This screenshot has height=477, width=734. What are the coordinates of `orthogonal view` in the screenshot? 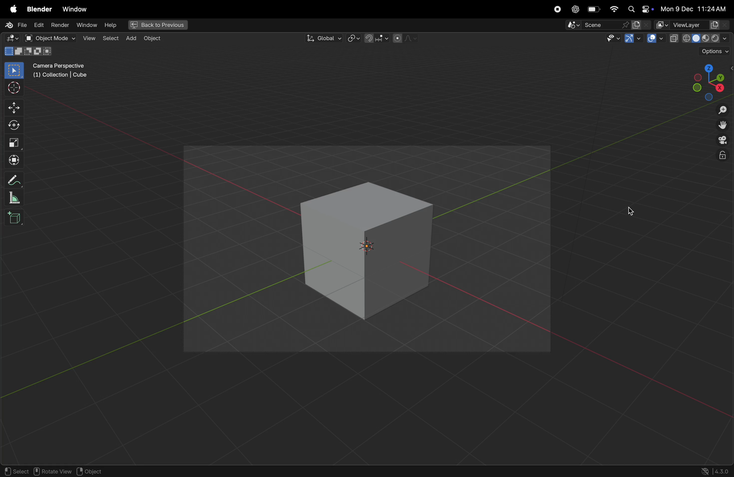 It's located at (722, 157).